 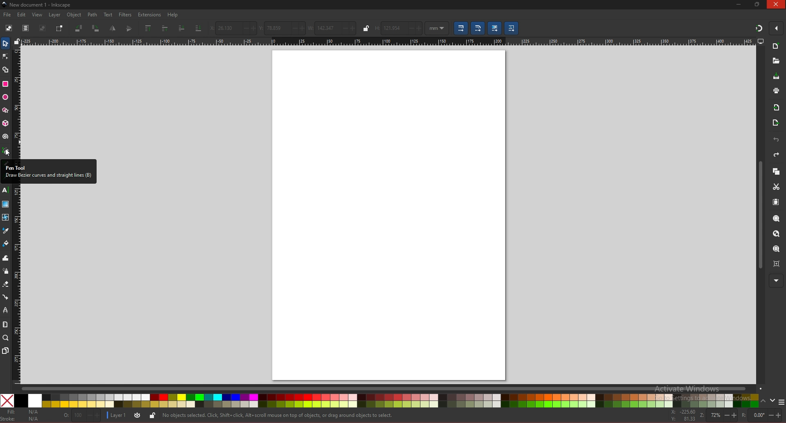 I want to click on gradient, so click(x=6, y=204).